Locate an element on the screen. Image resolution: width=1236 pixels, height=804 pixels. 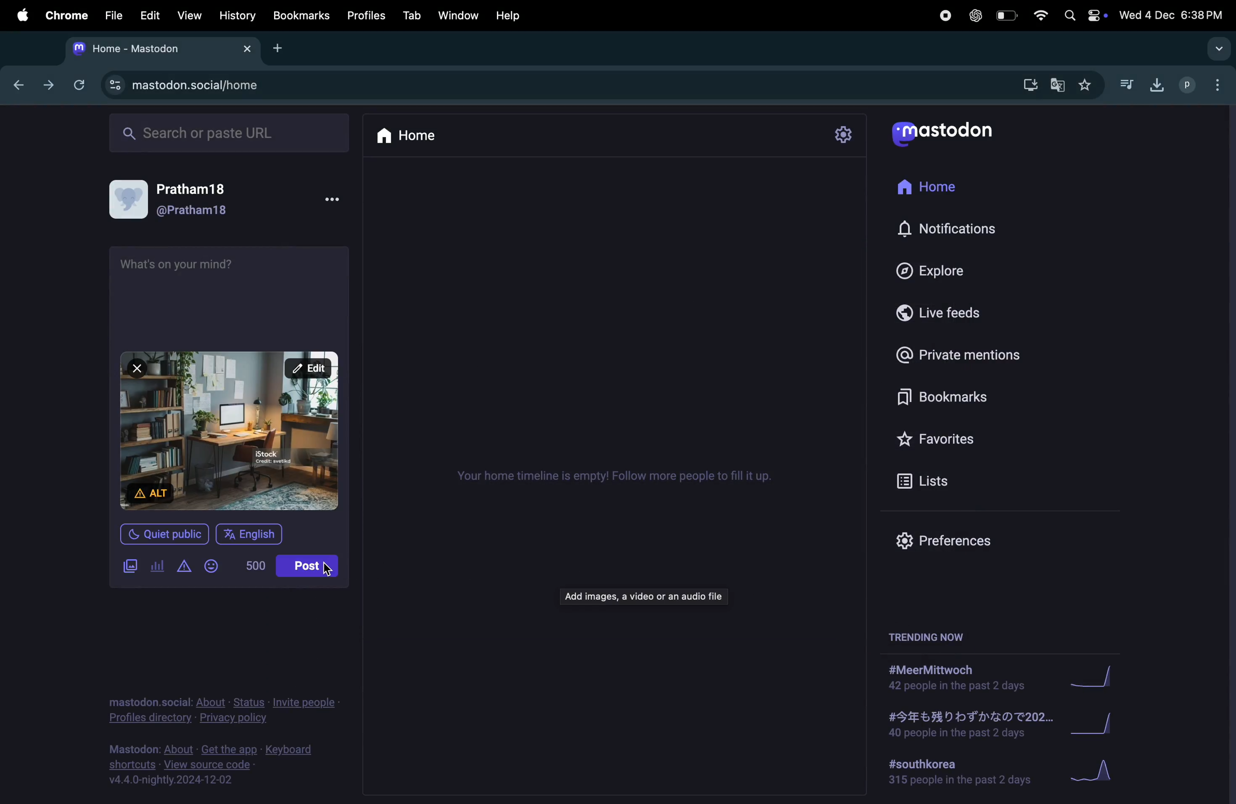
Emoji is located at coordinates (213, 565).